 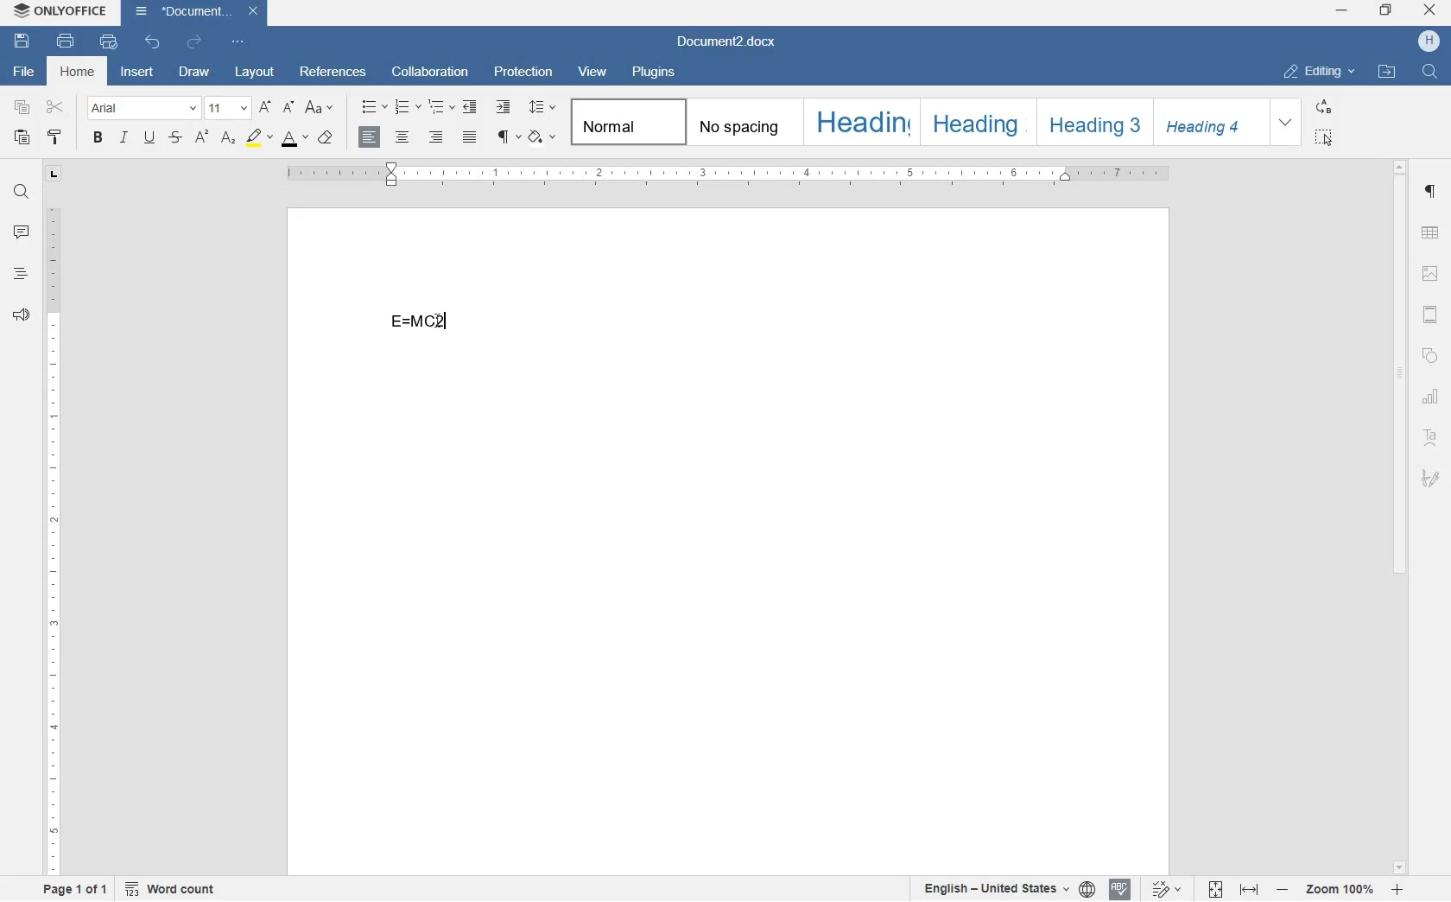 What do you see at coordinates (193, 46) in the screenshot?
I see `redo` at bounding box center [193, 46].